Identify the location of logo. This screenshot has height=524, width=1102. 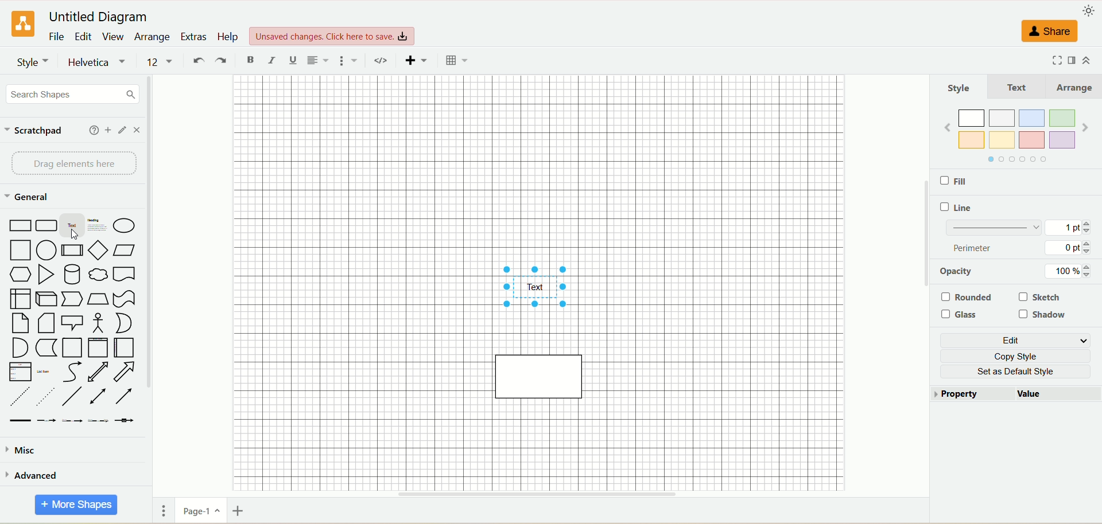
(21, 24).